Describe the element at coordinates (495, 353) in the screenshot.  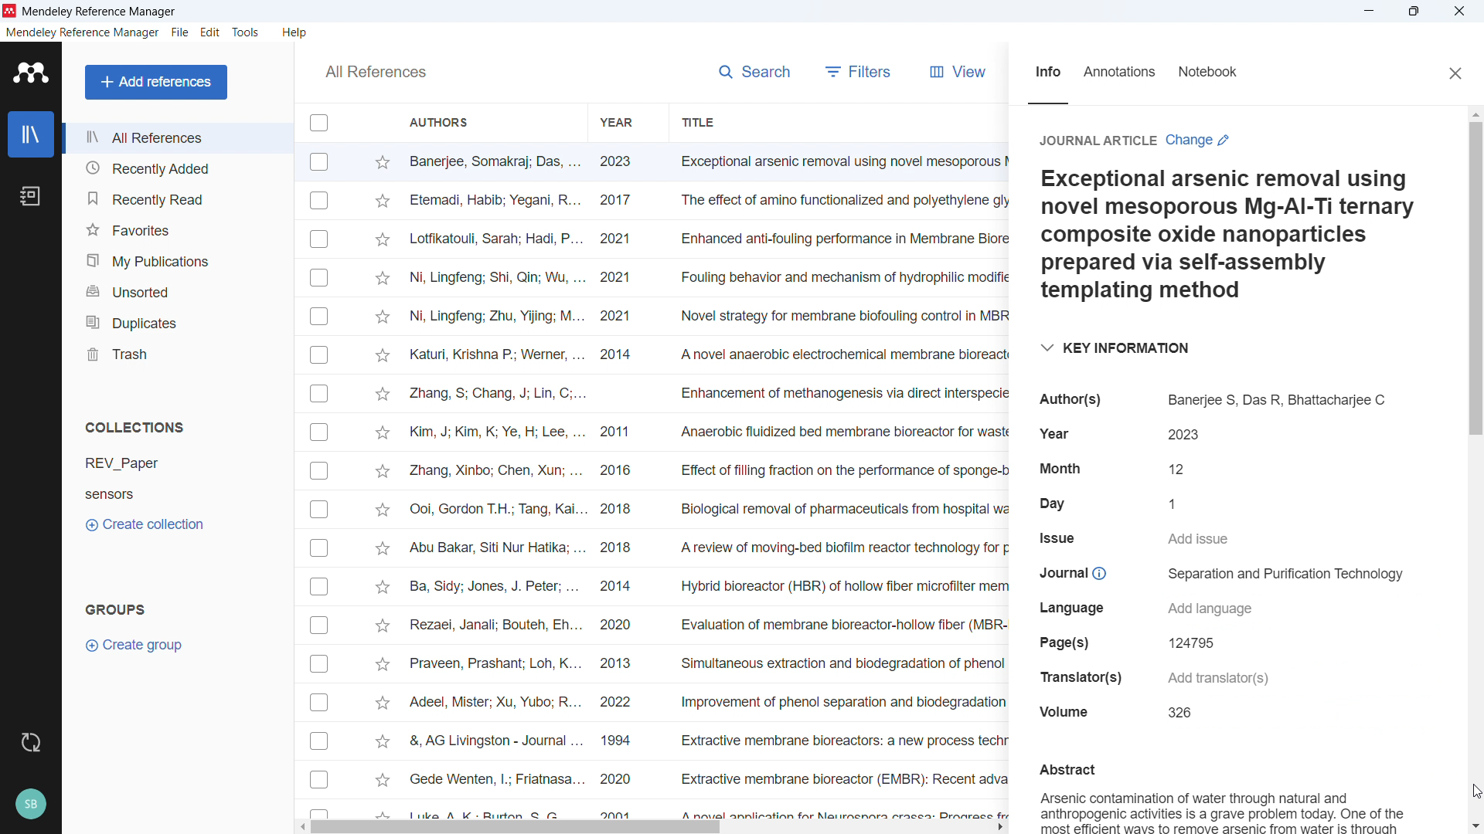
I see `katuri,krishna p,werner` at that location.